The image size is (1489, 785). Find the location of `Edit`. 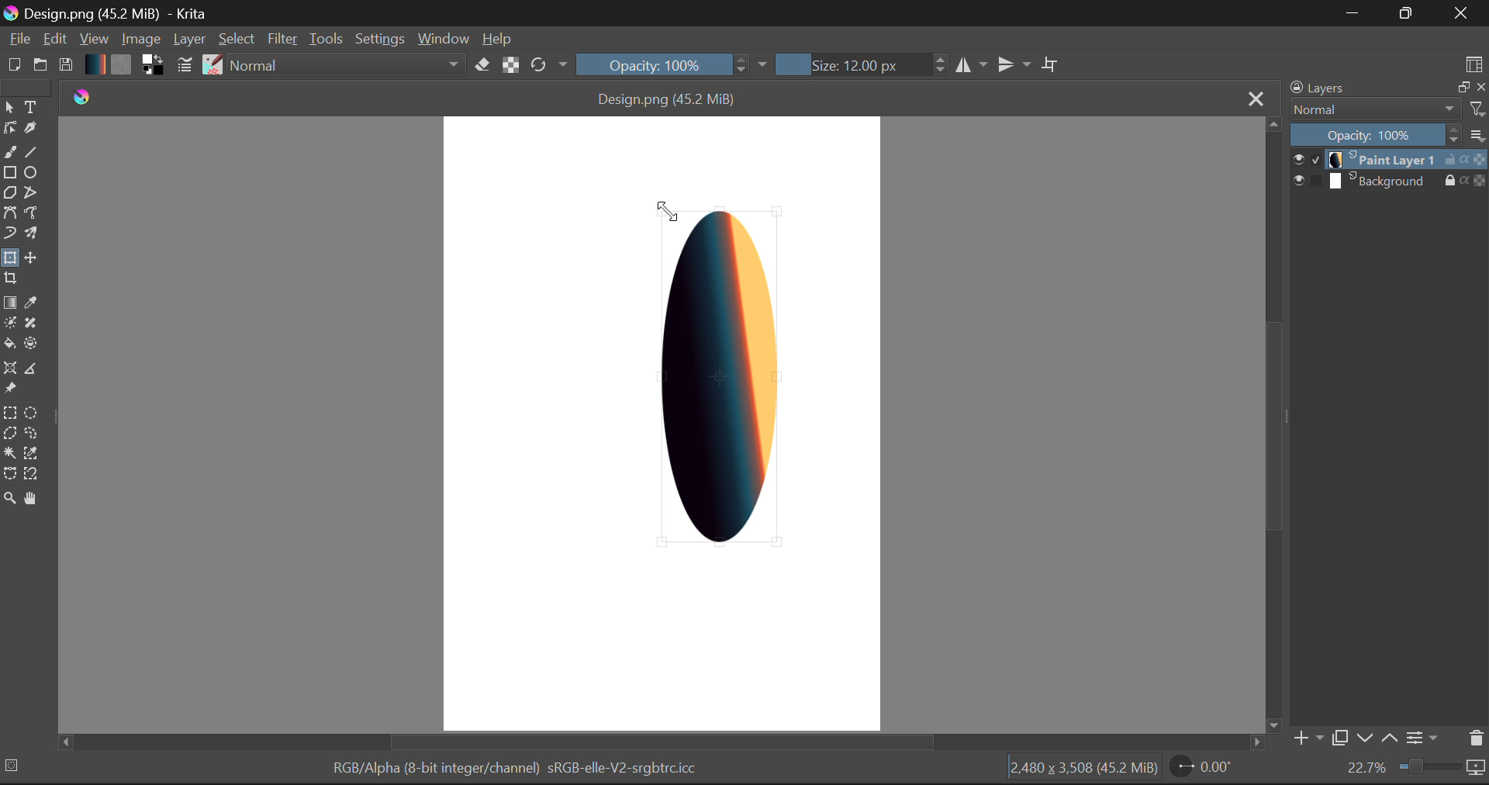

Edit is located at coordinates (54, 39).